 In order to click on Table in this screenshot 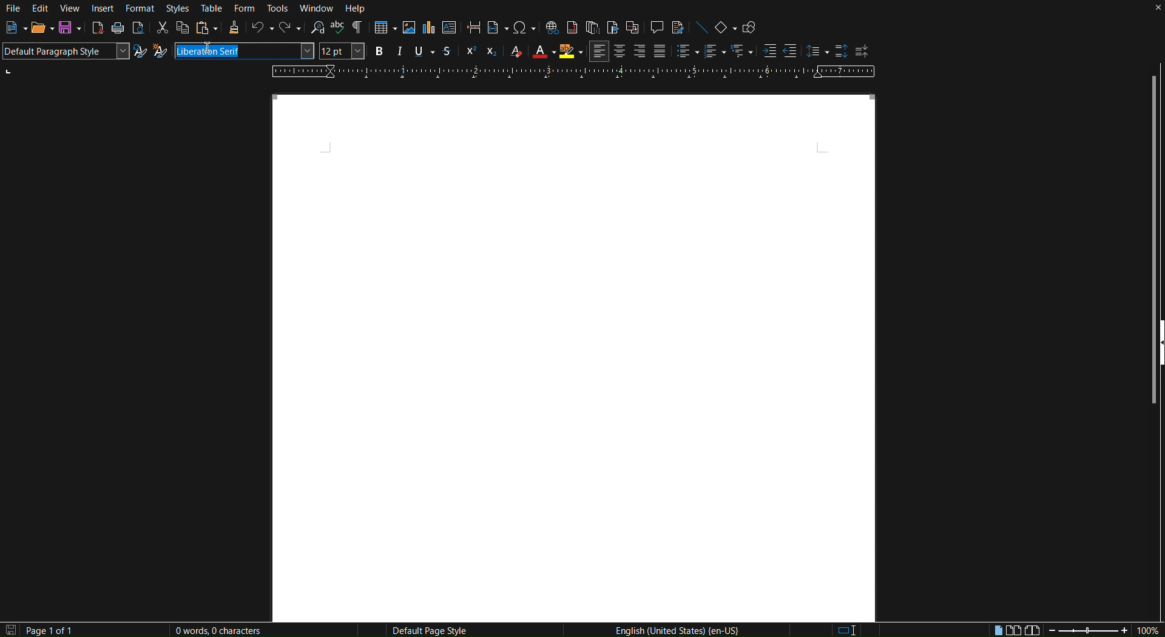, I will do `click(212, 8)`.